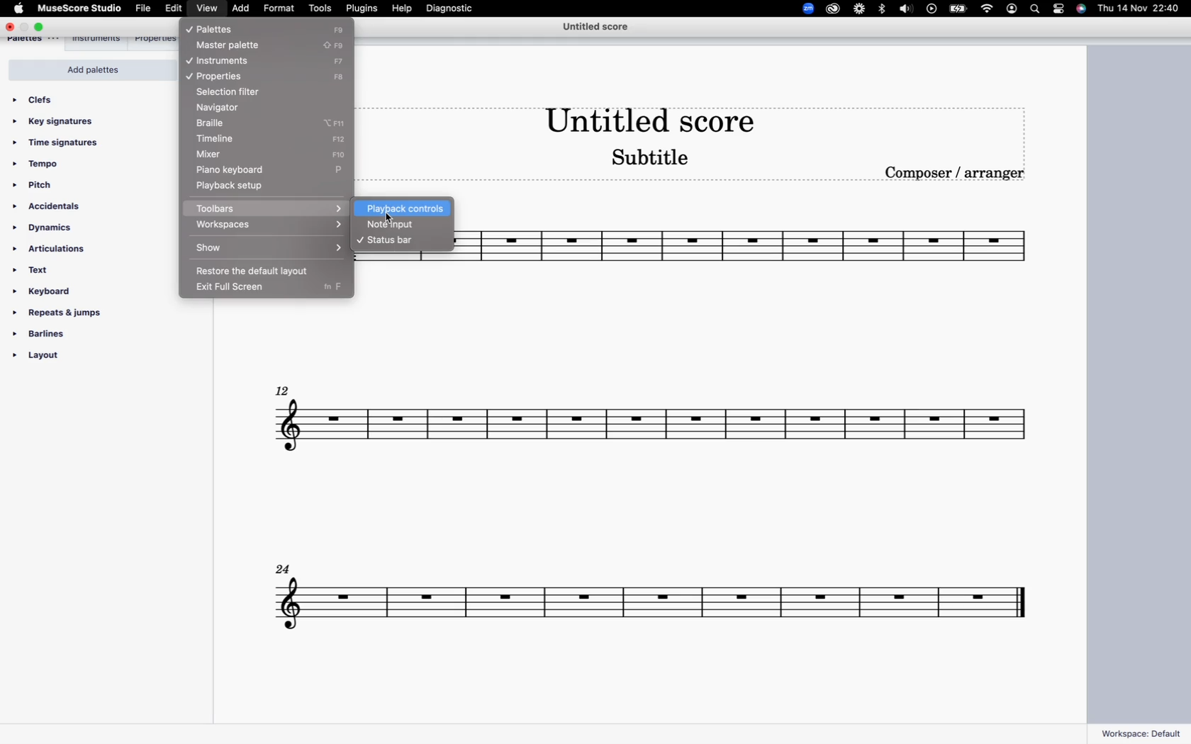  What do you see at coordinates (268, 226) in the screenshot?
I see `workspaces` at bounding box center [268, 226].